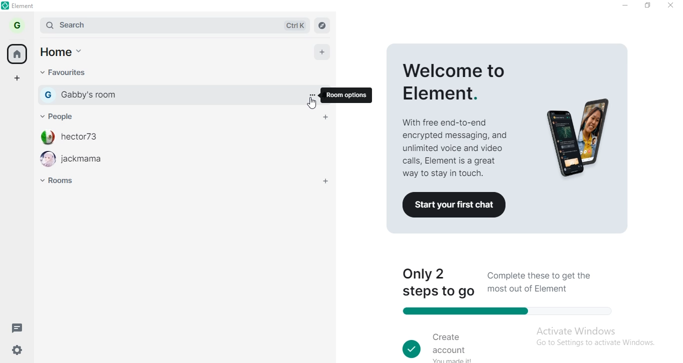 The image size is (683, 363). I want to click on close, so click(672, 5).